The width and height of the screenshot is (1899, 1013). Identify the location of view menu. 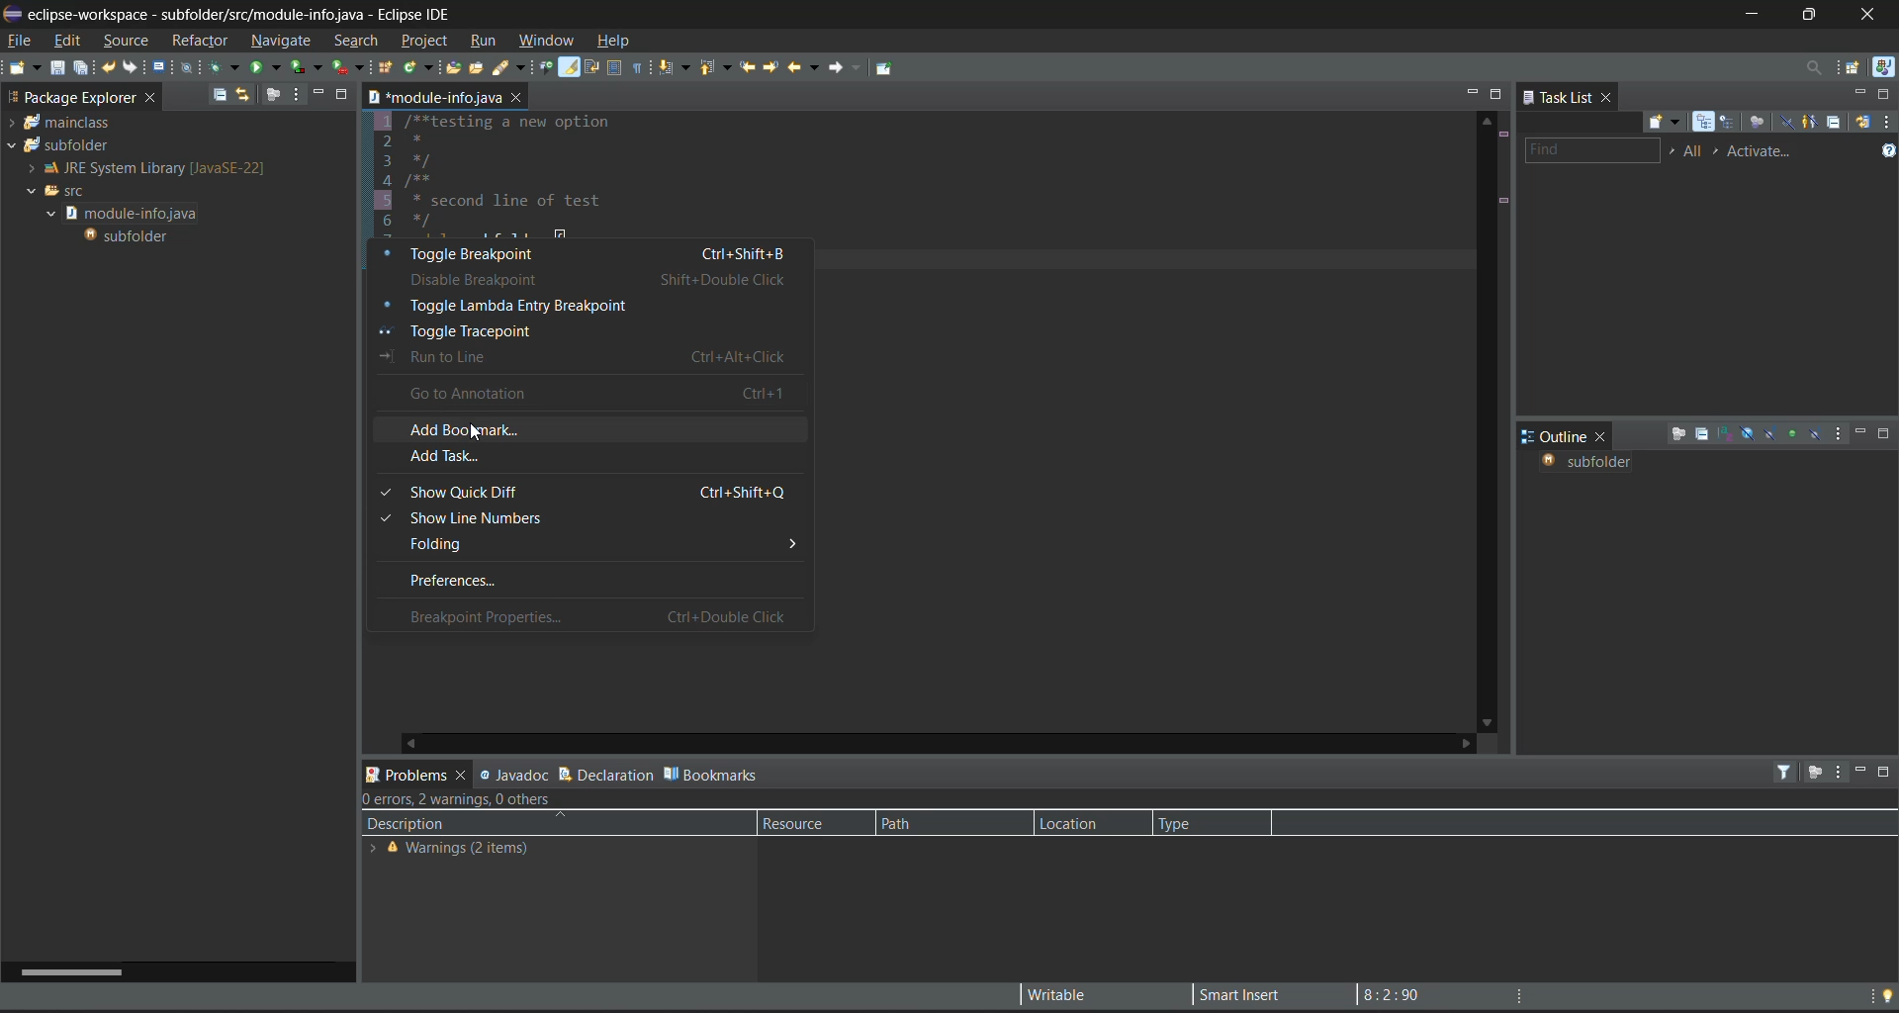
(1838, 773).